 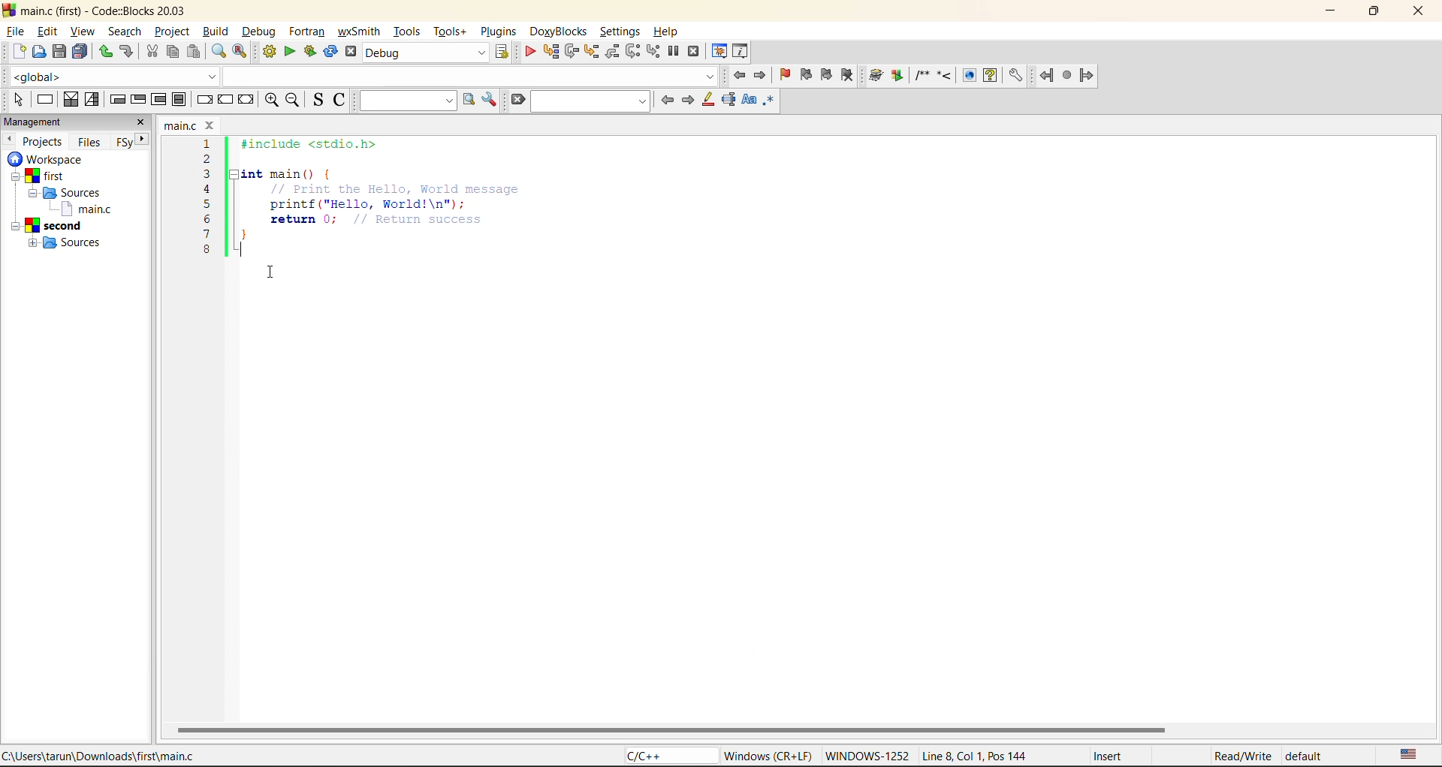 What do you see at coordinates (150, 53) in the screenshot?
I see `cut` at bounding box center [150, 53].